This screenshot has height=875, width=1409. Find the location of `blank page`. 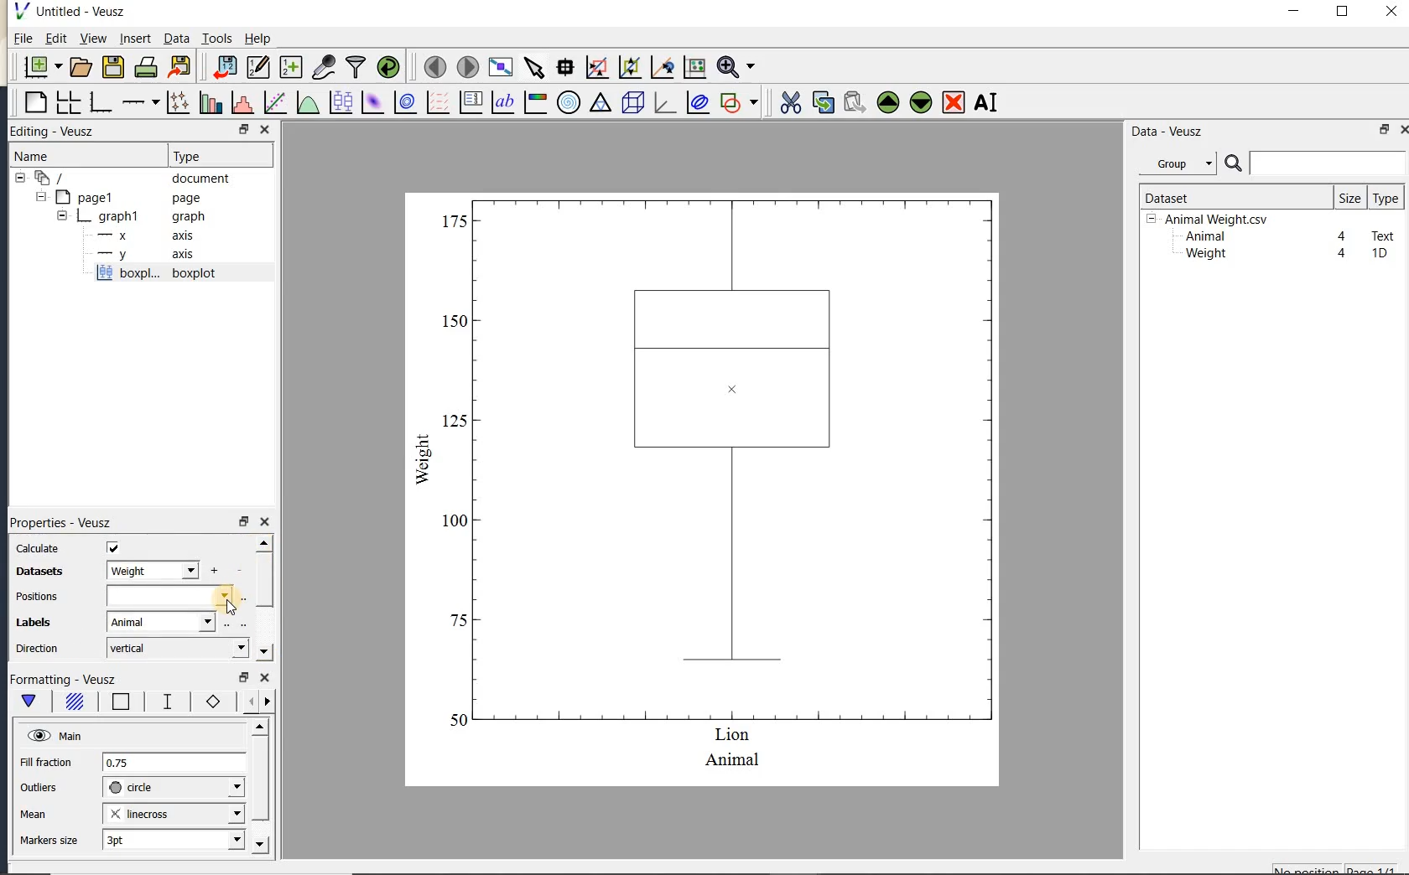

blank page is located at coordinates (34, 103).